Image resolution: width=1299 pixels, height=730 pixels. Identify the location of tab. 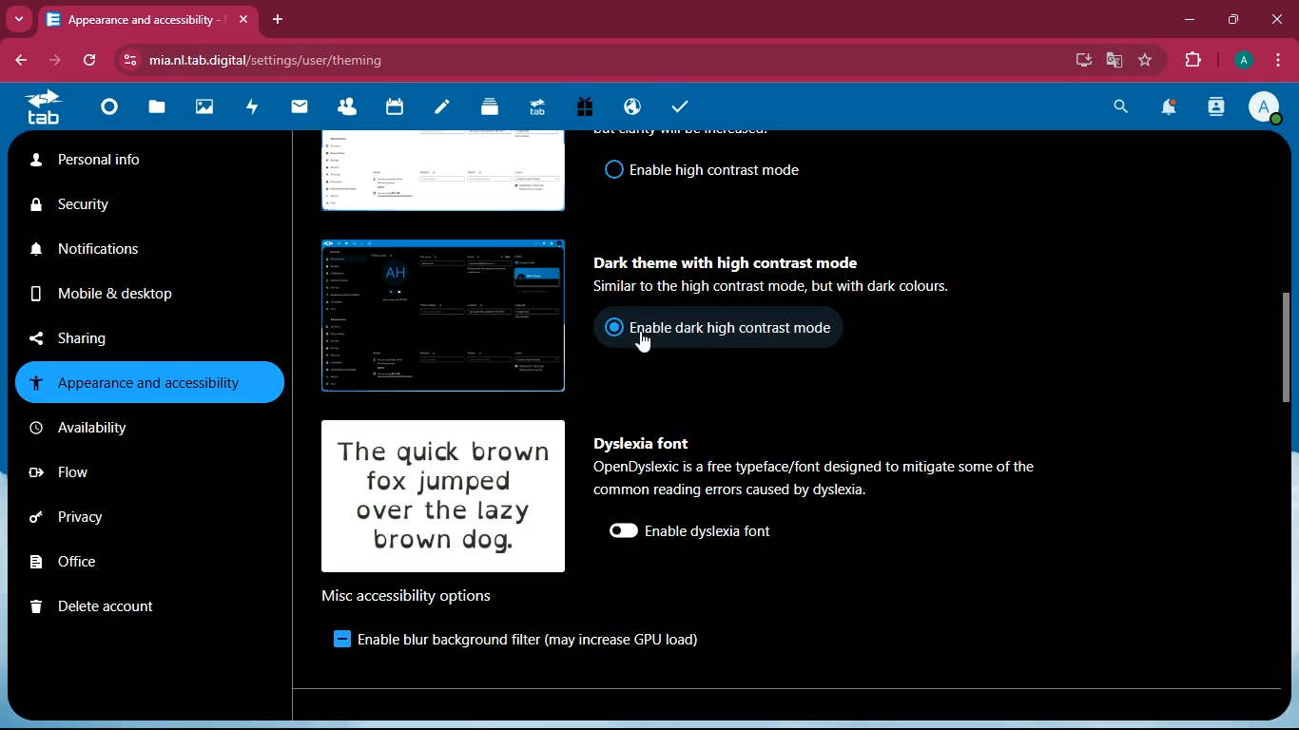
(133, 19).